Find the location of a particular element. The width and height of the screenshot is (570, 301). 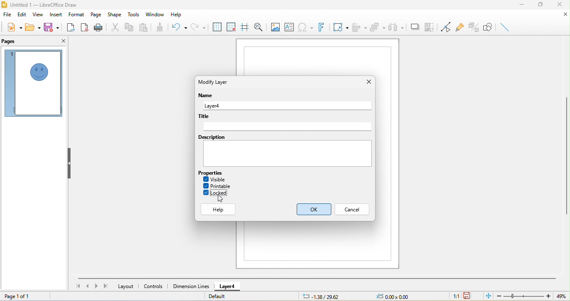

layer4 is located at coordinates (286, 106).